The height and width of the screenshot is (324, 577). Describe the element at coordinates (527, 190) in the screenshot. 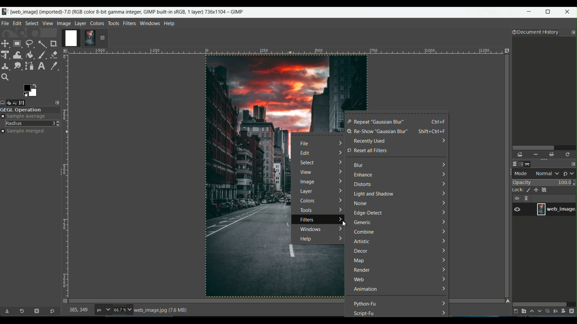

I see `lock pixels` at that location.